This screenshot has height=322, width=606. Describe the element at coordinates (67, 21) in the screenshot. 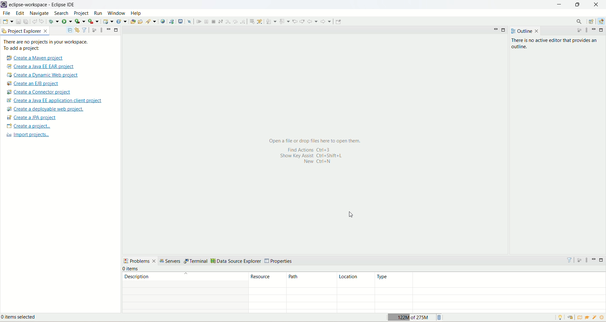

I see `run` at that location.